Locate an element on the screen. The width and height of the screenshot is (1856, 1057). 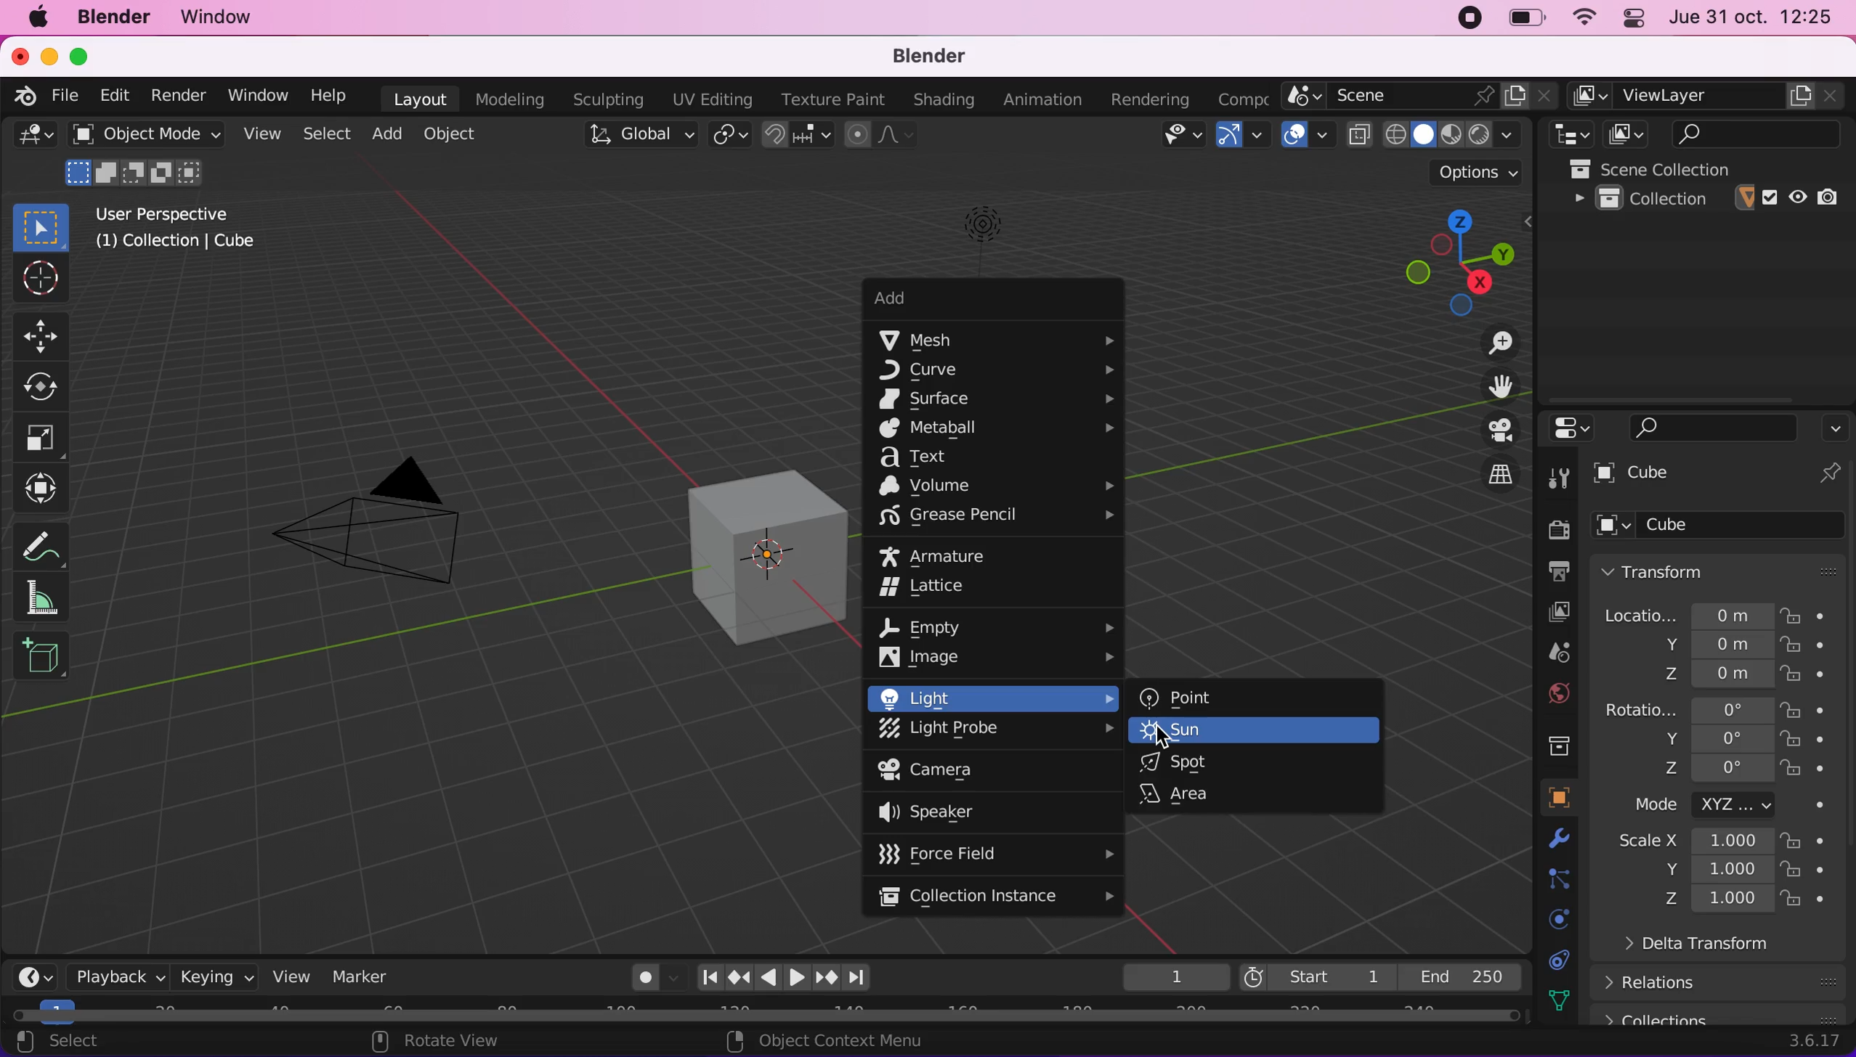
view layer is located at coordinates (1708, 97).